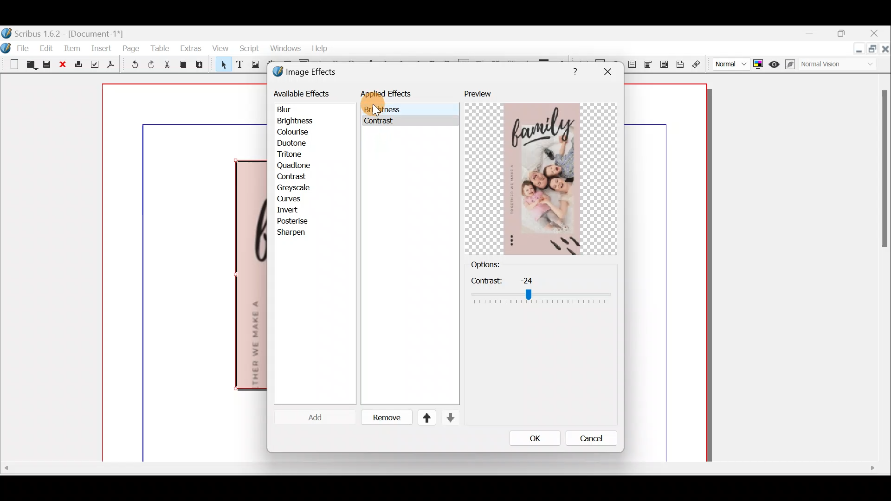 The height and width of the screenshot is (501, 891). Describe the element at coordinates (249, 50) in the screenshot. I see `Script` at that location.